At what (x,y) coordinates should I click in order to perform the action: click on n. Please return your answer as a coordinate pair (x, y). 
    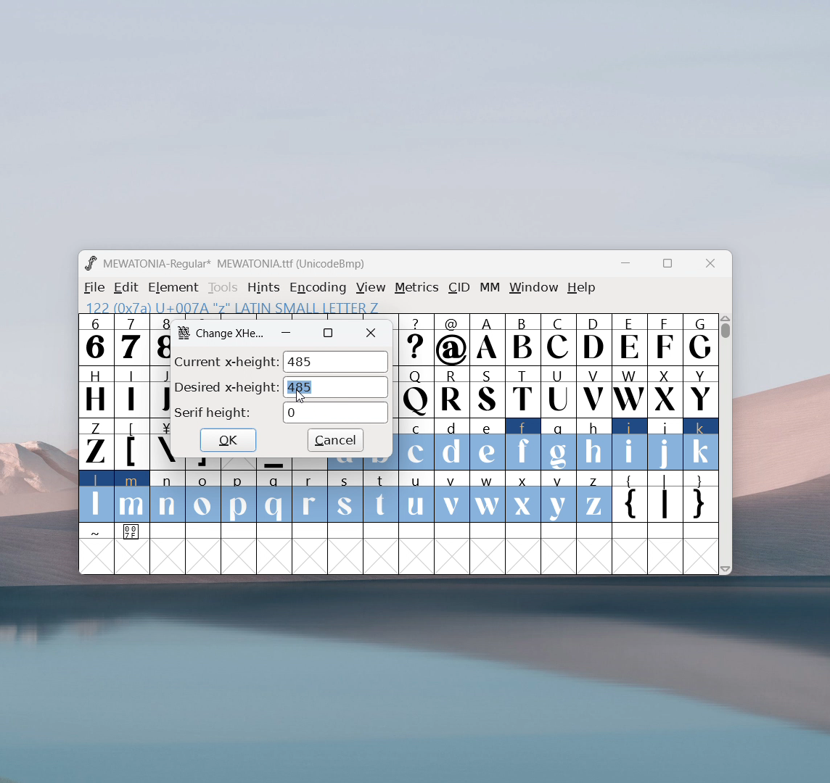
    Looking at the image, I should click on (168, 498).